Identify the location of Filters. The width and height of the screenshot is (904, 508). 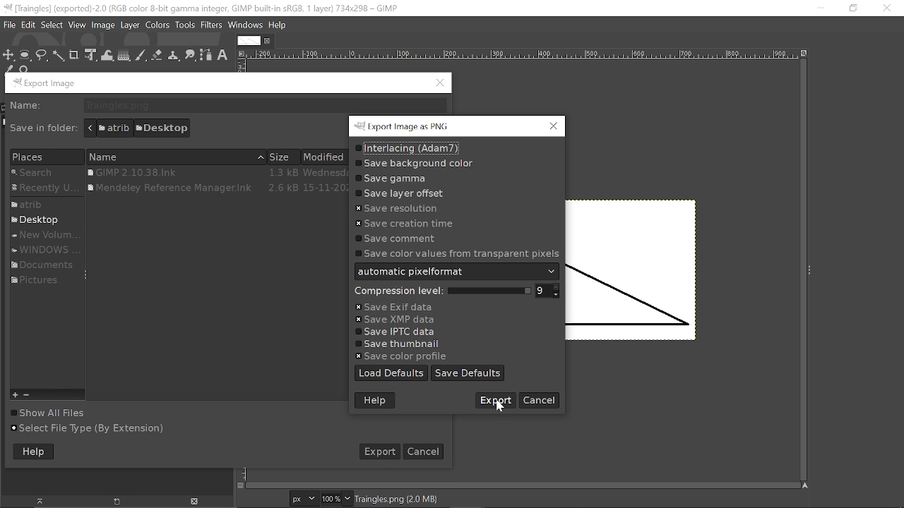
(212, 25).